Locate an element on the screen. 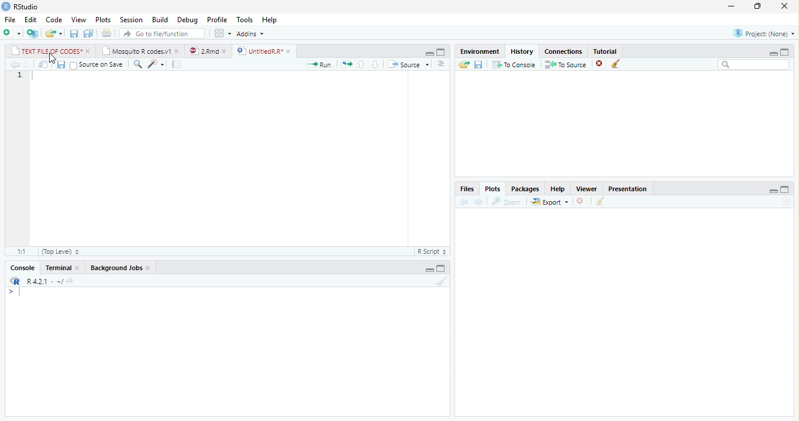 This screenshot has height=421, width=799. refresh is located at coordinates (787, 202).